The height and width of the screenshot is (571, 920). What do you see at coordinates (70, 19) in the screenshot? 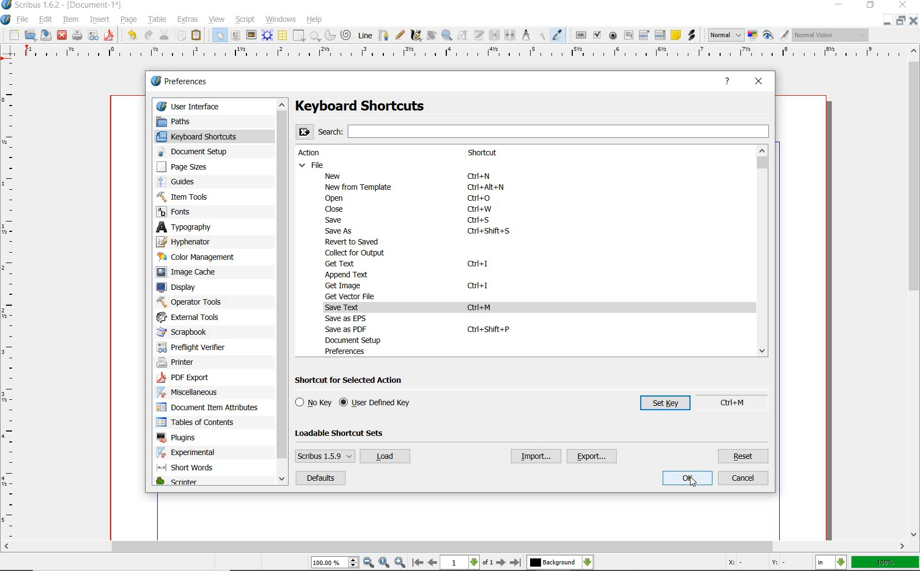
I see `item` at bounding box center [70, 19].